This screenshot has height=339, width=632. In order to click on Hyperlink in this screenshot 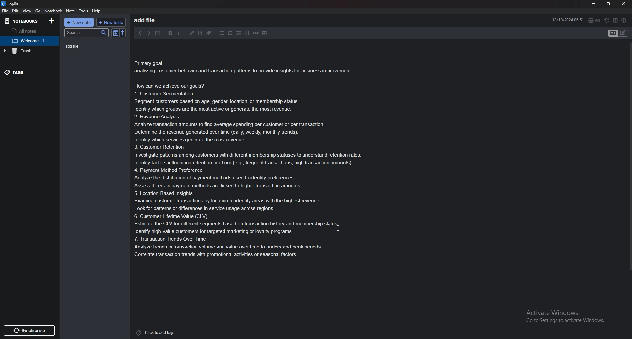, I will do `click(192, 33)`.